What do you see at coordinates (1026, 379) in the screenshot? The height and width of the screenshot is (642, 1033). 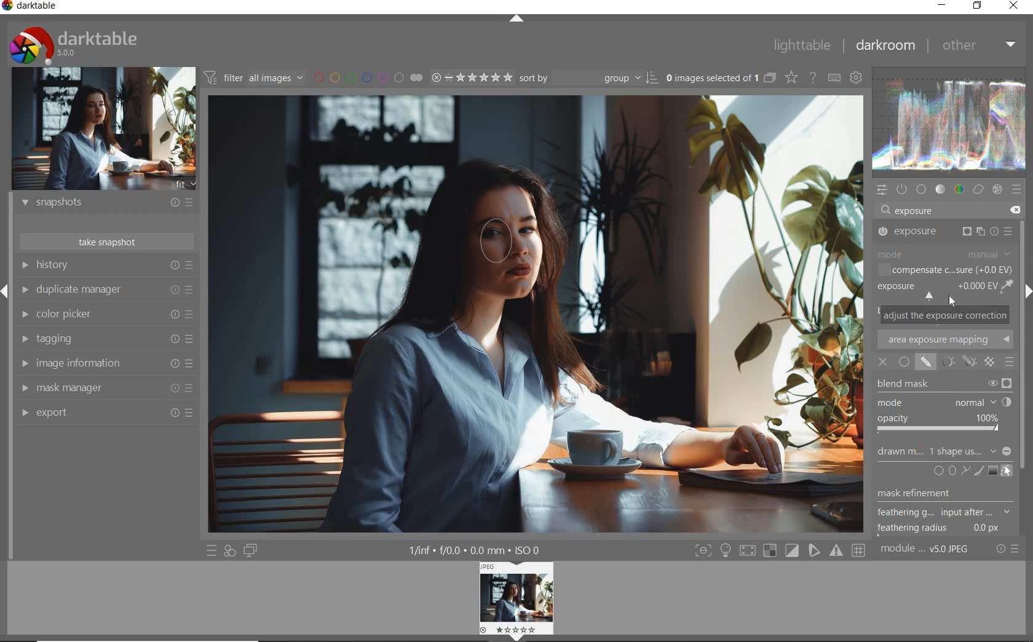 I see `scrollbar` at bounding box center [1026, 379].